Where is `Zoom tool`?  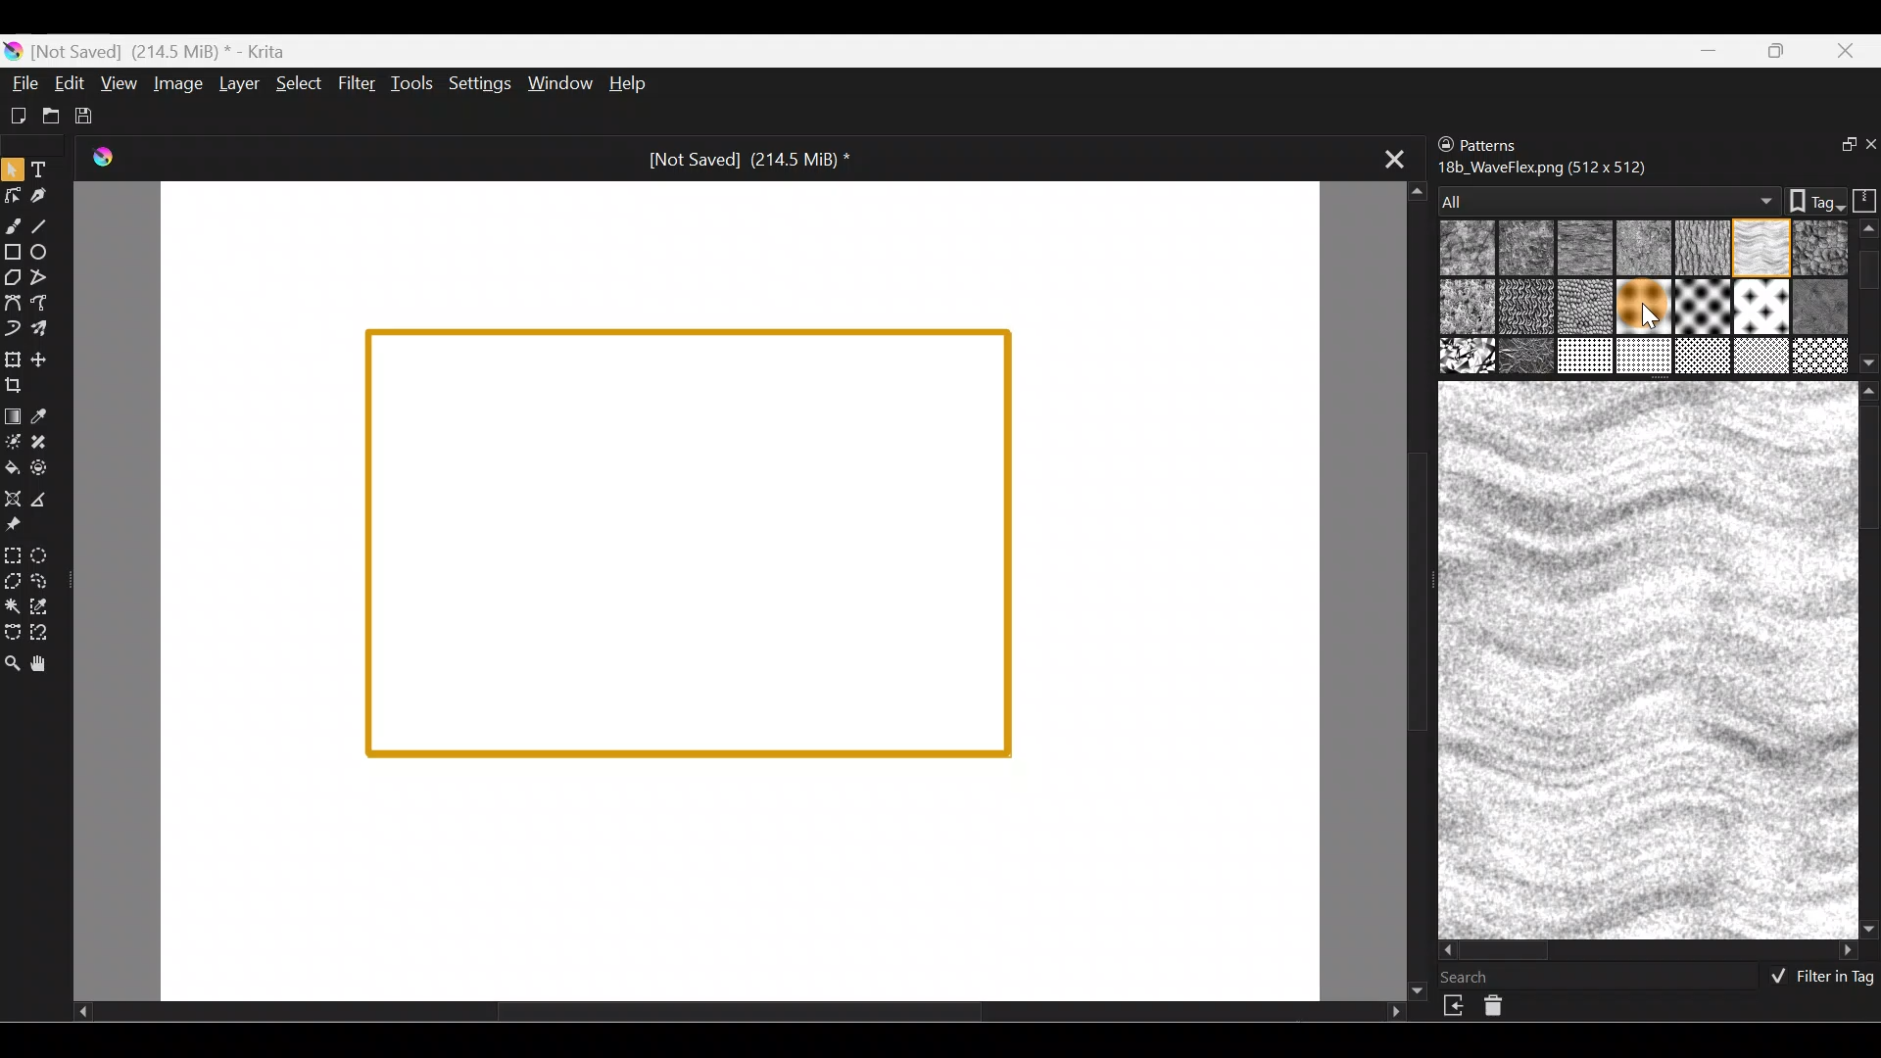 Zoom tool is located at coordinates (13, 665).